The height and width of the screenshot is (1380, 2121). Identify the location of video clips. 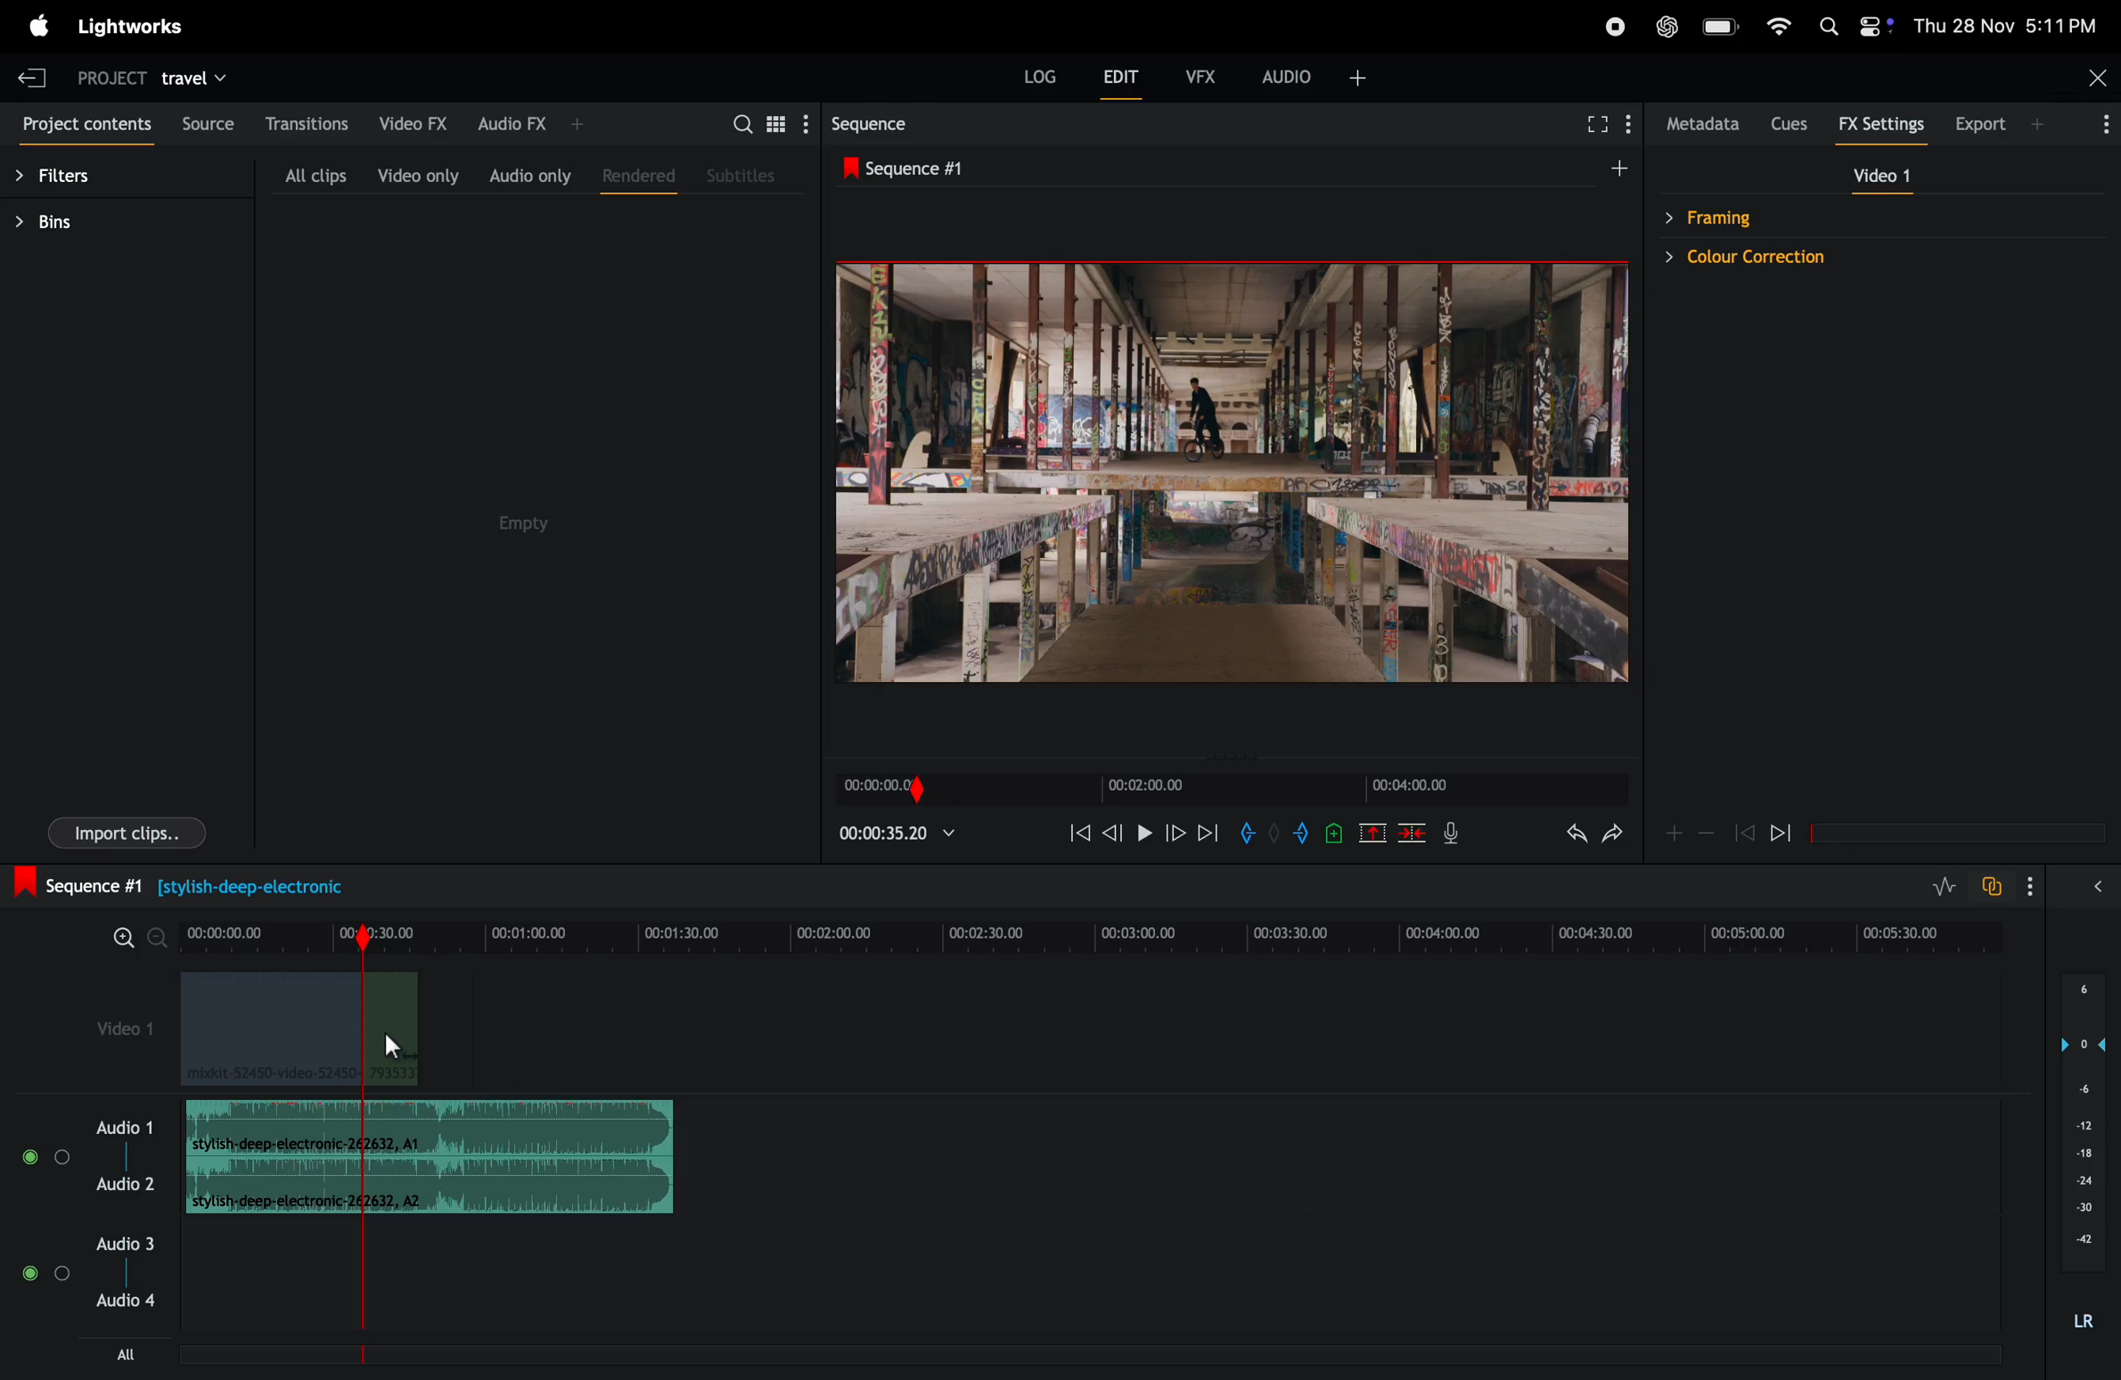
(296, 1030).